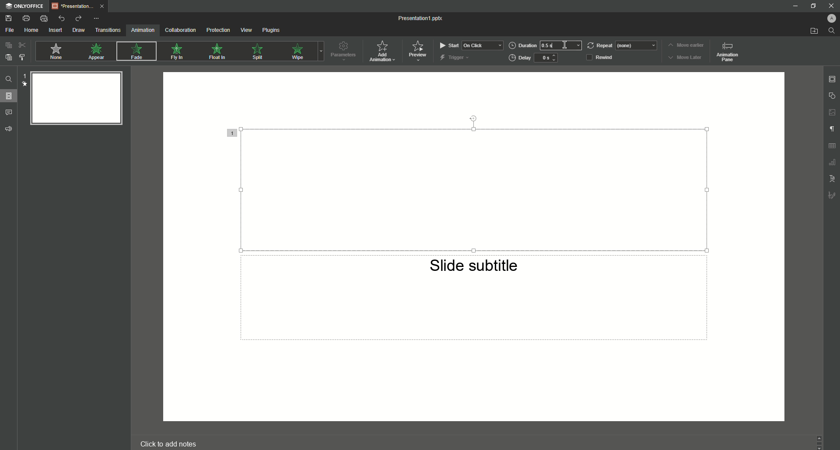  I want to click on View, so click(246, 30).